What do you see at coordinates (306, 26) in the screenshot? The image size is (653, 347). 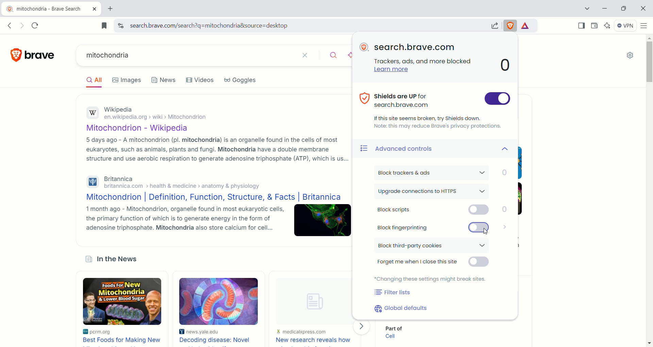 I see `search.brave.com/search?q=mitochondria&source=desktop` at bounding box center [306, 26].